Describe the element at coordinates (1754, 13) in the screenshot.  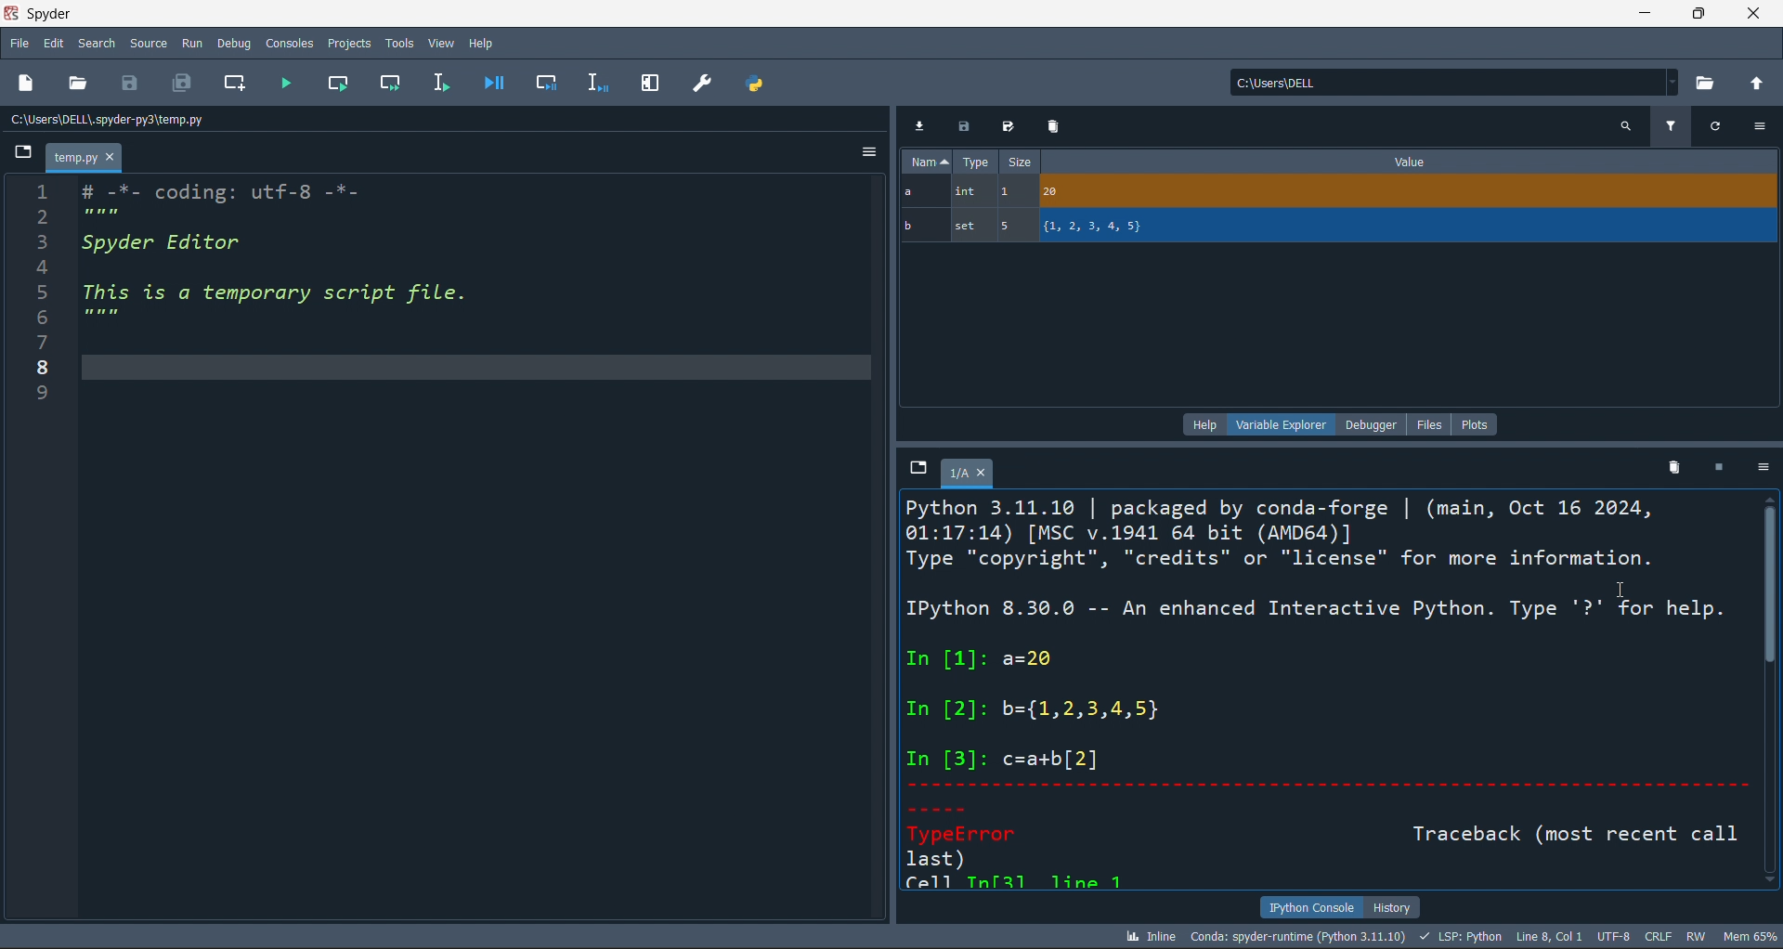
I see `close` at that location.